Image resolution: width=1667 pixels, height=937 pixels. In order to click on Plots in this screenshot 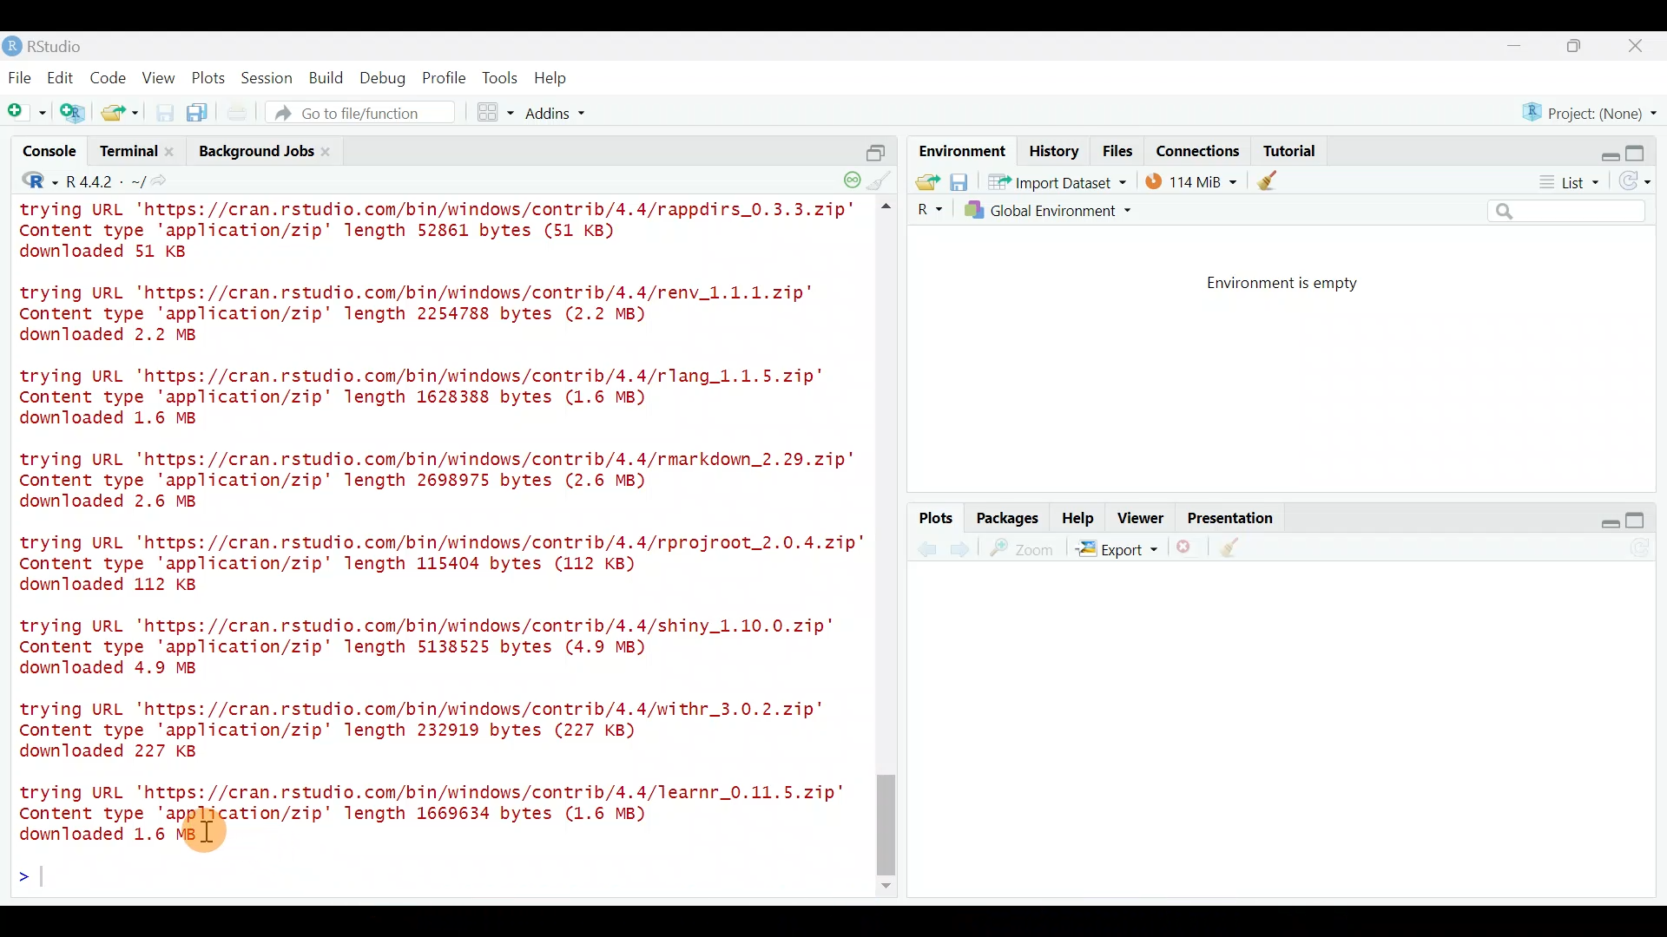, I will do `click(937, 519)`.